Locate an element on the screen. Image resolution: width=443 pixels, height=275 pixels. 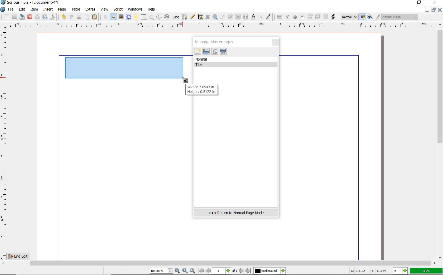
view is located at coordinates (105, 9).